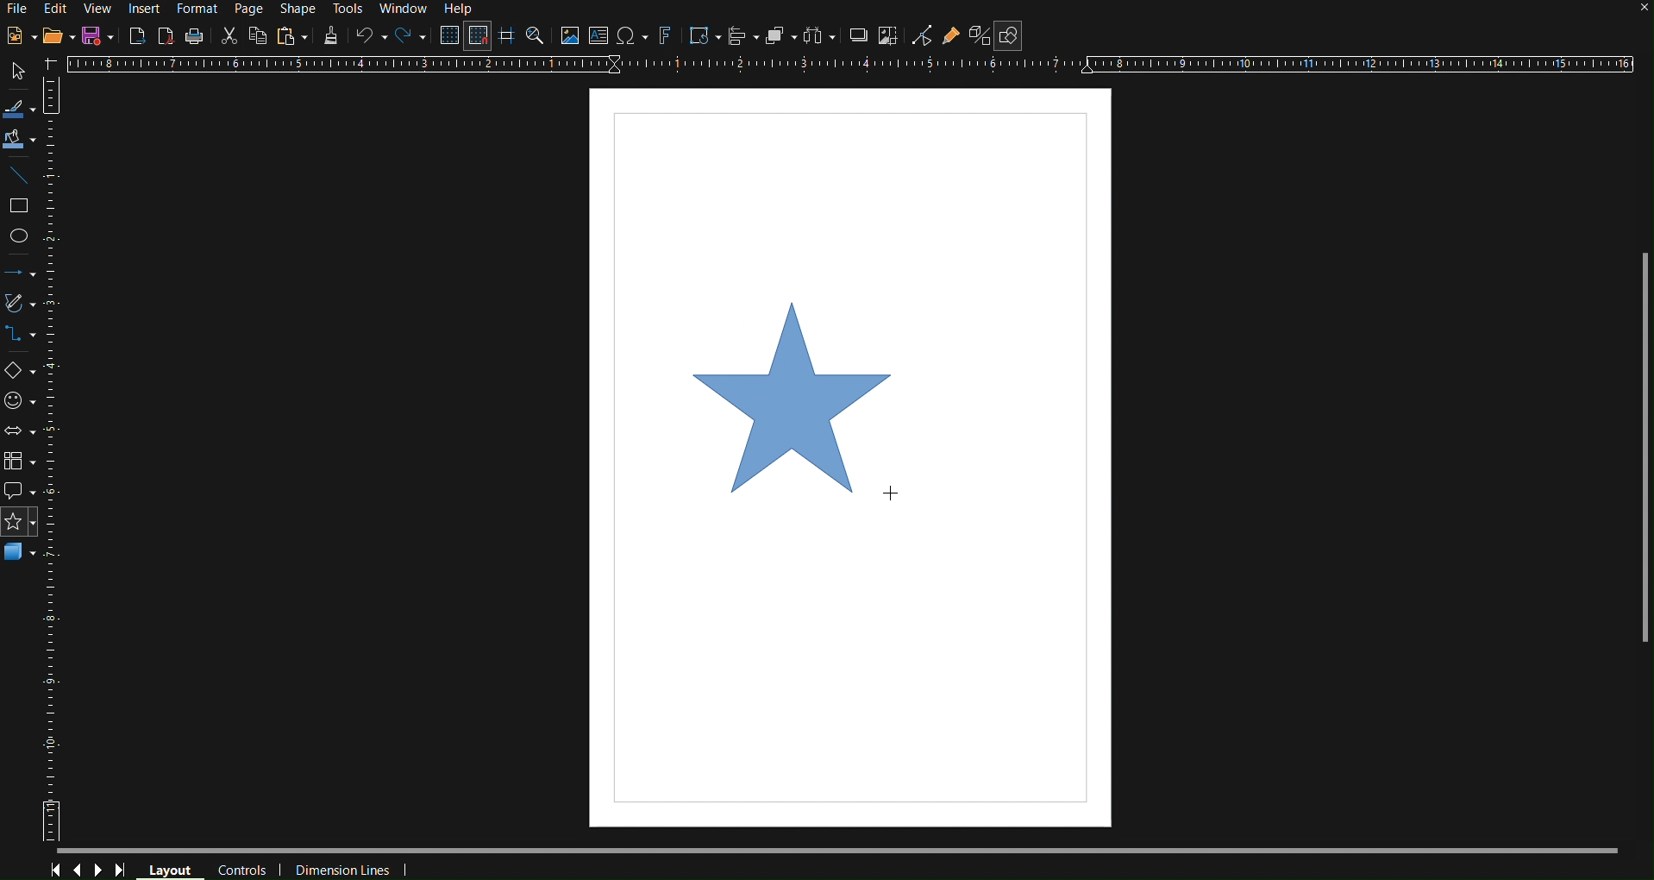 The height and width of the screenshot is (880, 1654). I want to click on New, so click(21, 36).